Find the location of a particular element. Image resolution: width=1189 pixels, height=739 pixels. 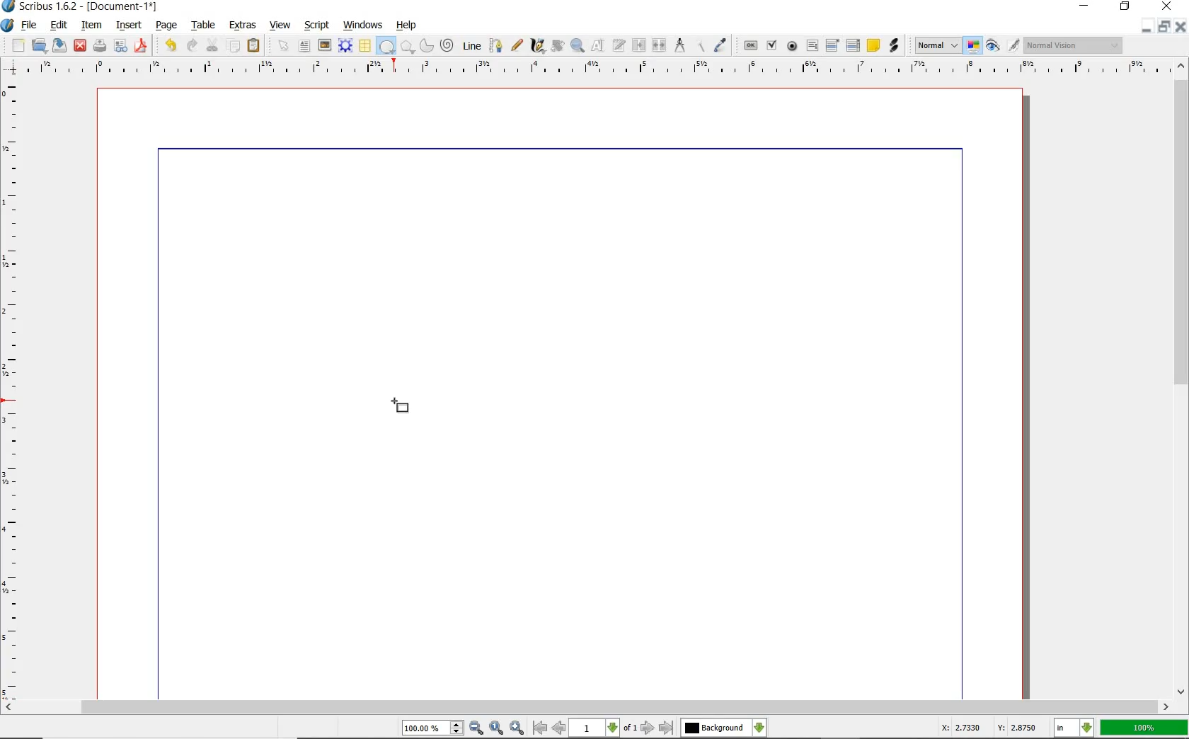

CLOSE is located at coordinates (1165, 6).